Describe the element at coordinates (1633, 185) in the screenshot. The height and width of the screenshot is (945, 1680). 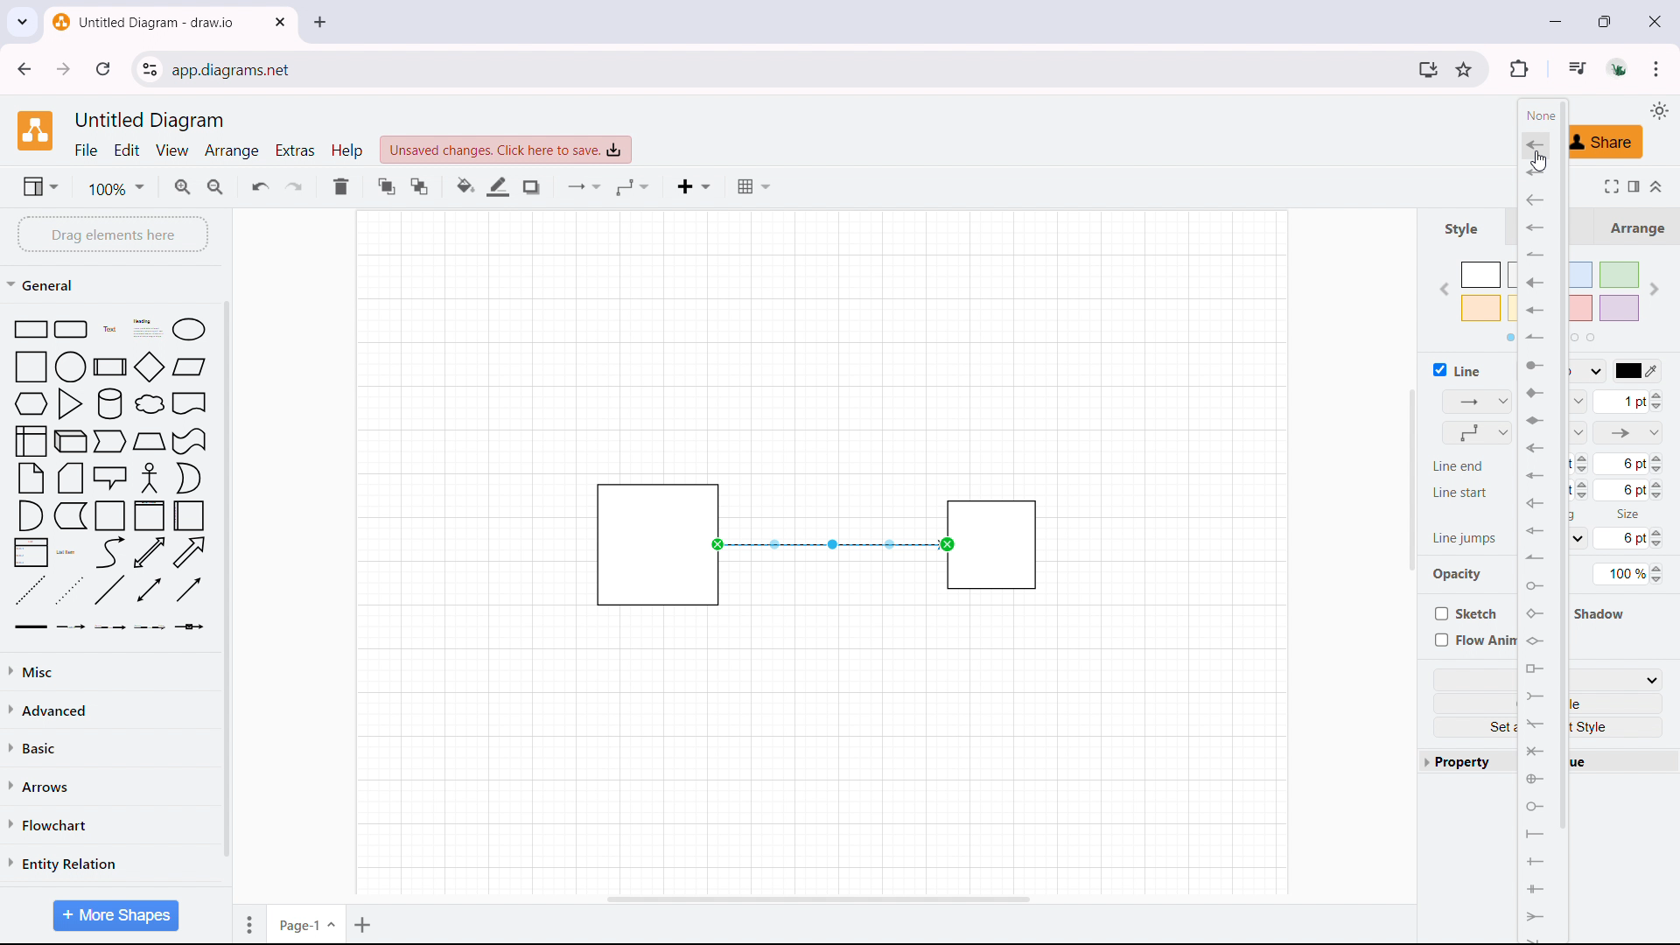
I see `format` at that location.